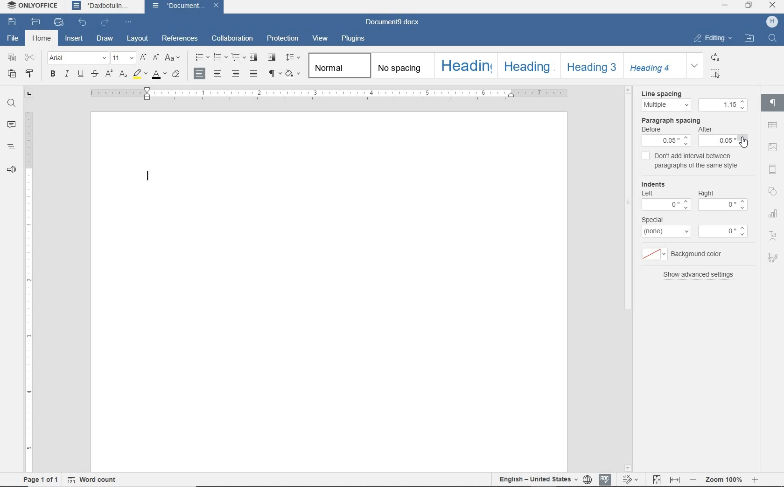 The height and width of the screenshot is (487, 784). Describe the element at coordinates (588, 480) in the screenshot. I see `set document language` at that location.